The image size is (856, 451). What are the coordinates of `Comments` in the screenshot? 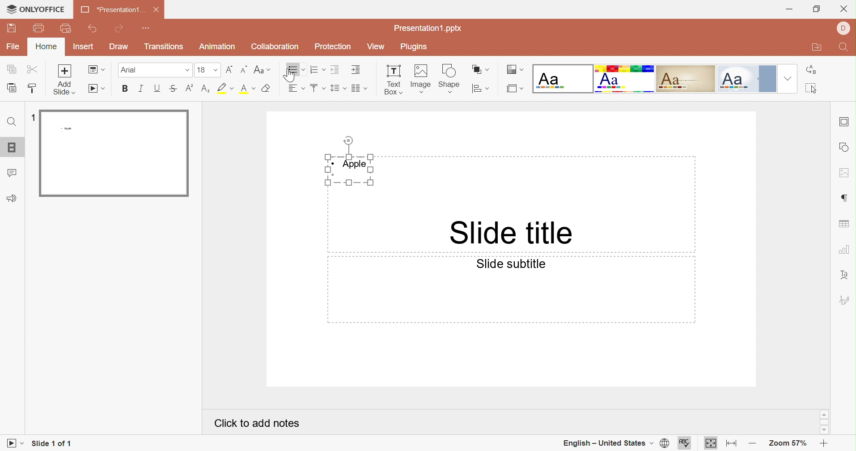 It's located at (13, 174).